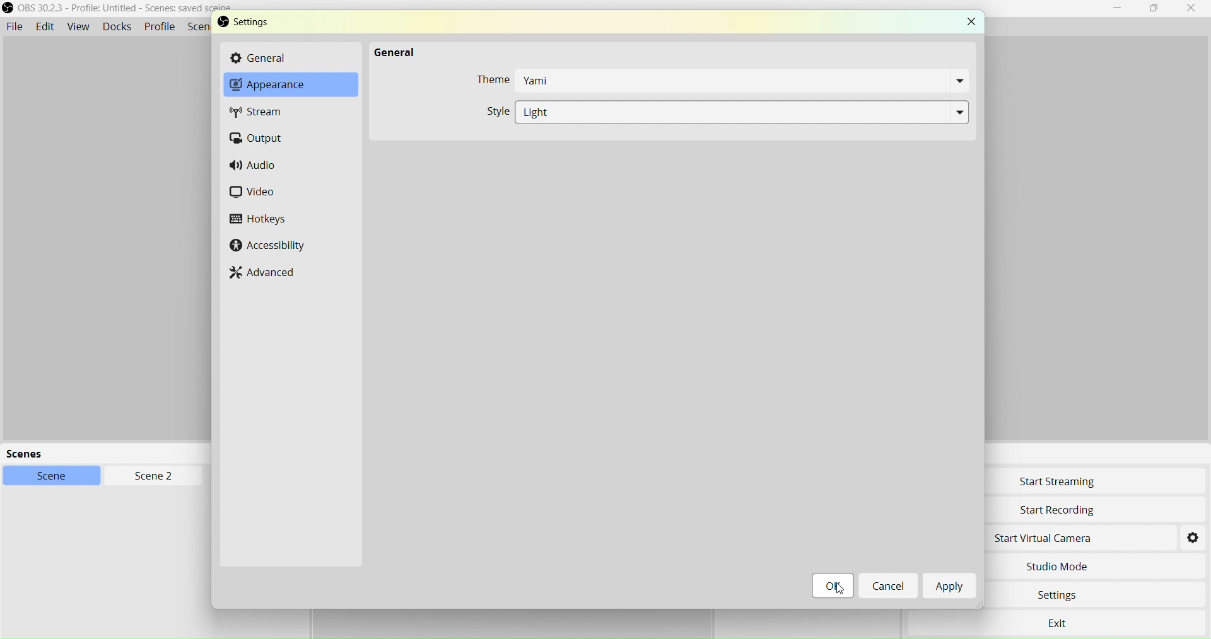  Describe the element at coordinates (1082, 509) in the screenshot. I see `Start Recording` at that location.